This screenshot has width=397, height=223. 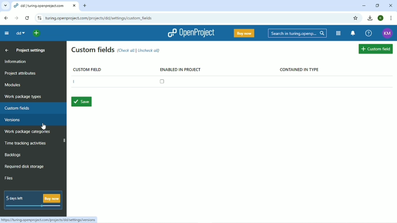 I want to click on Modules, so click(x=338, y=33).